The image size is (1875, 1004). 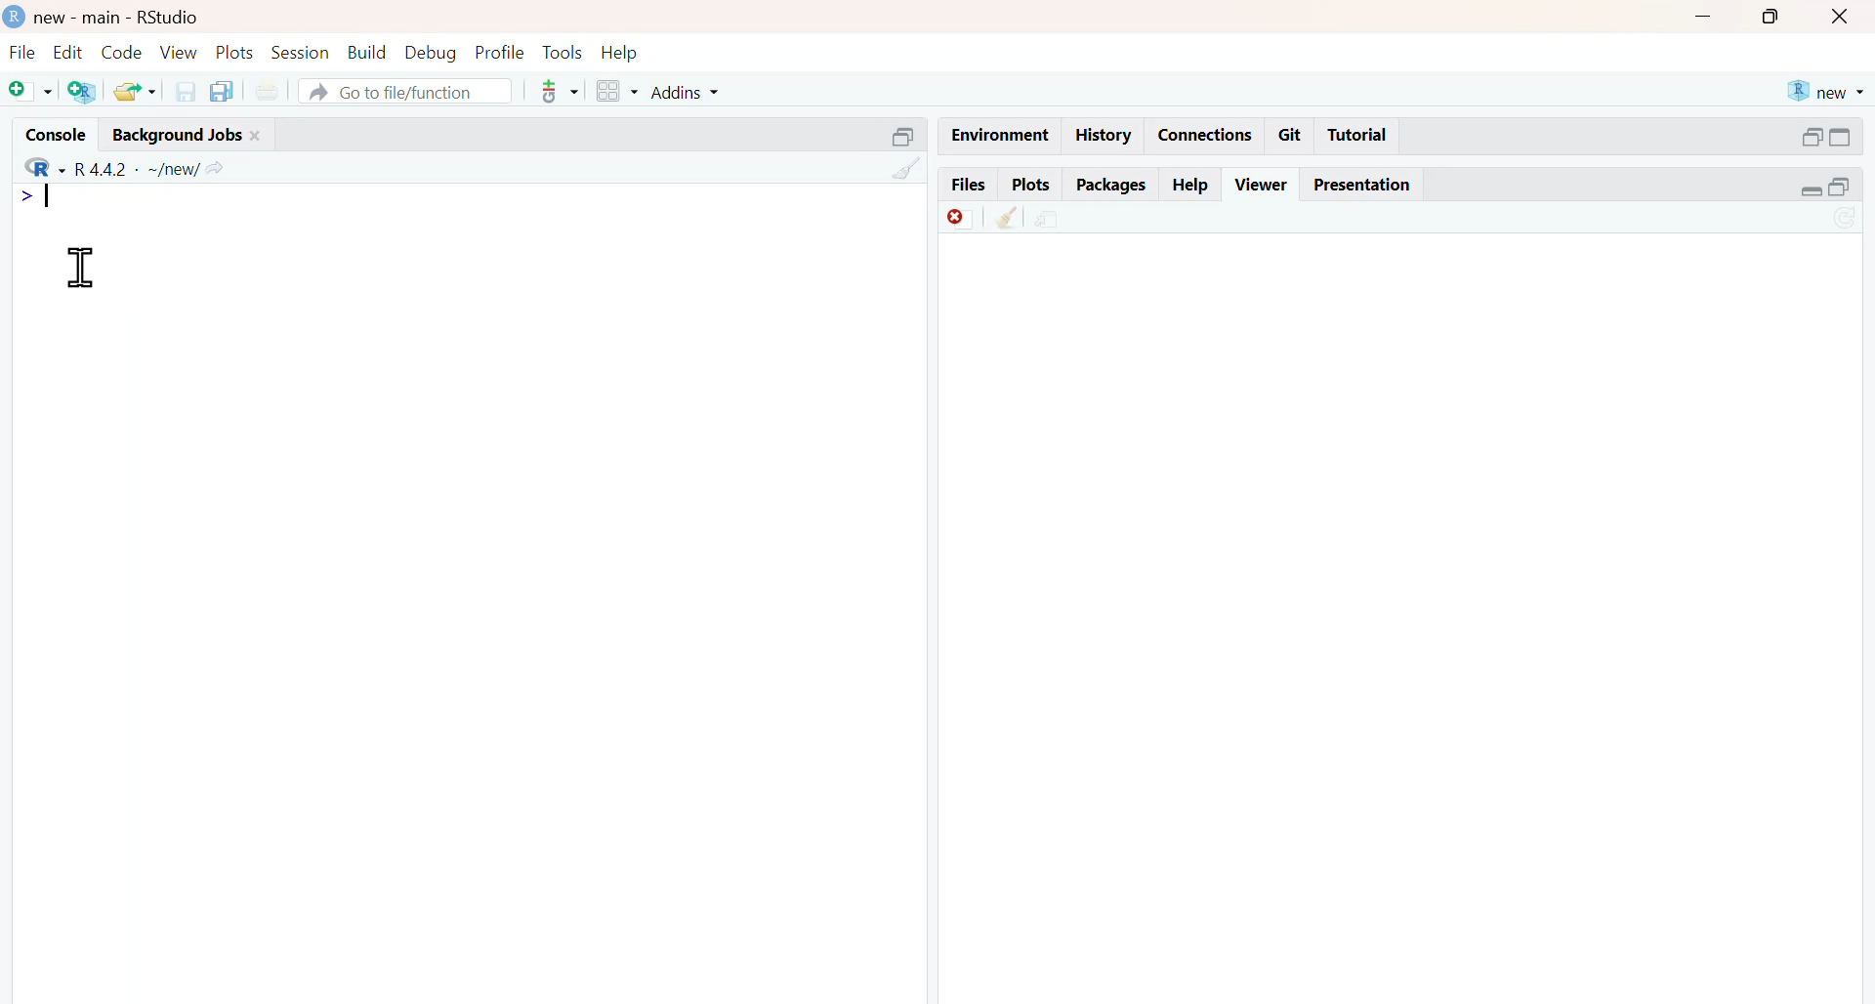 What do you see at coordinates (562, 91) in the screenshot?
I see `tools` at bounding box center [562, 91].